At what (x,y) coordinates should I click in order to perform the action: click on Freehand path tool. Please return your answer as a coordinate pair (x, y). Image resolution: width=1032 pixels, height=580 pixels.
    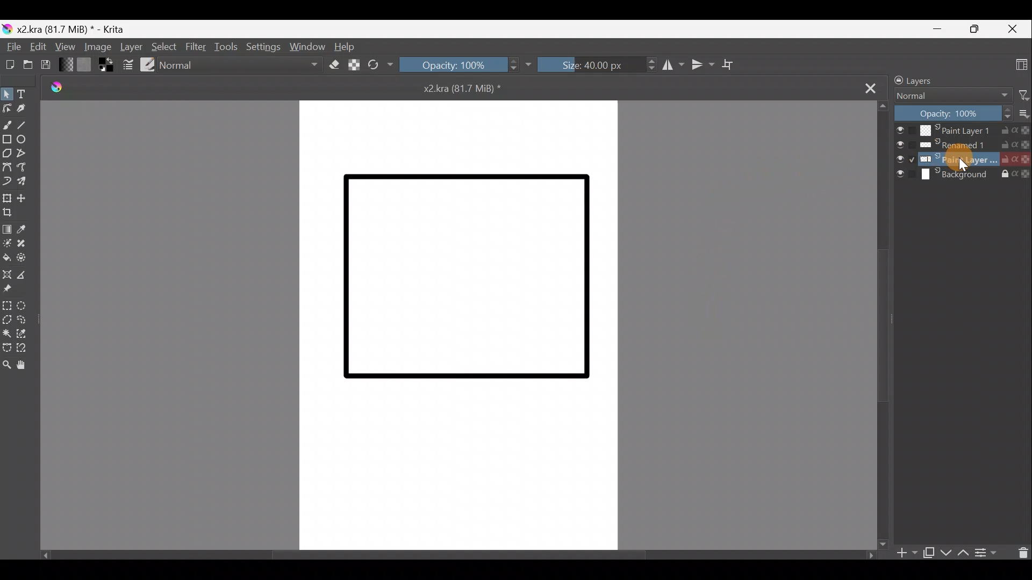
    Looking at the image, I should click on (26, 170).